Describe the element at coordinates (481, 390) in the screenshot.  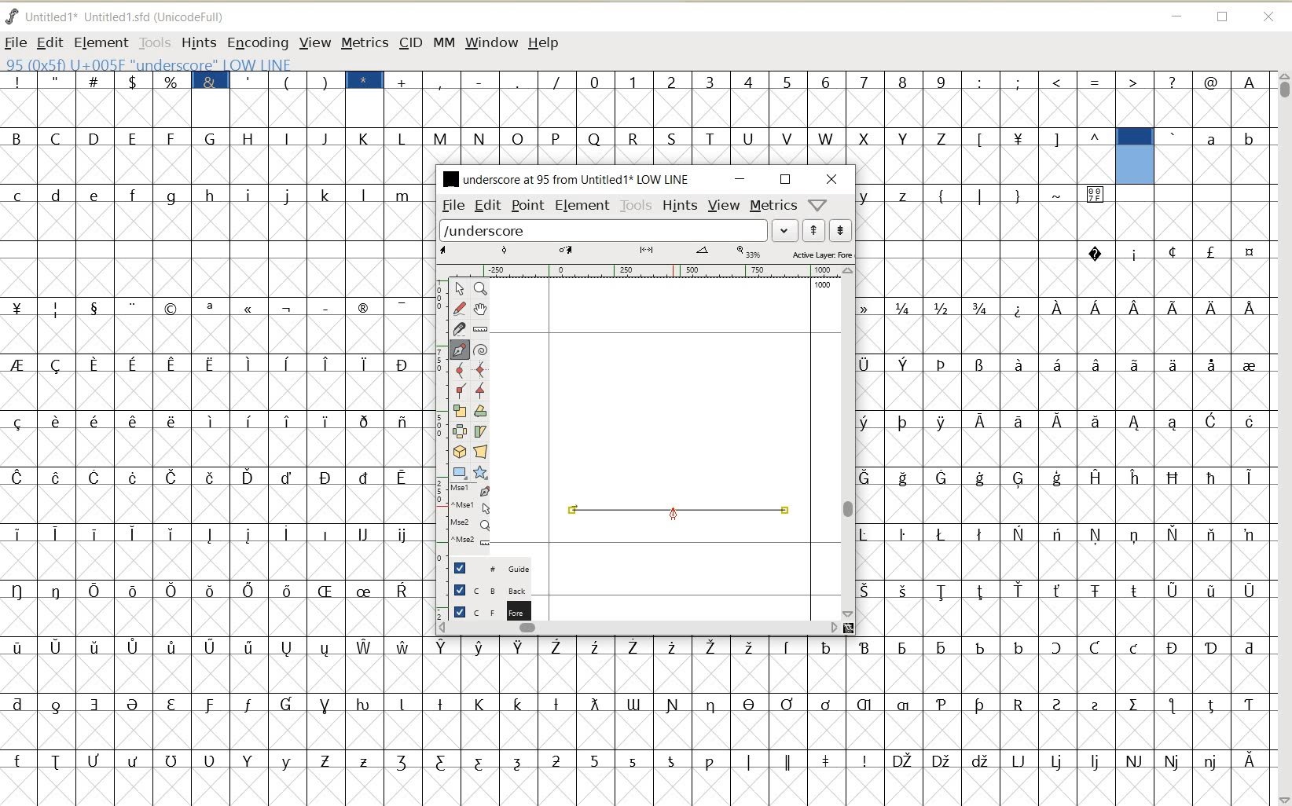
I see `Add a corner point` at that location.